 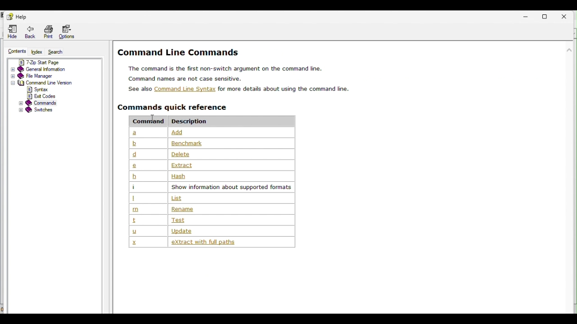 I want to click on text, so click(x=286, y=89).